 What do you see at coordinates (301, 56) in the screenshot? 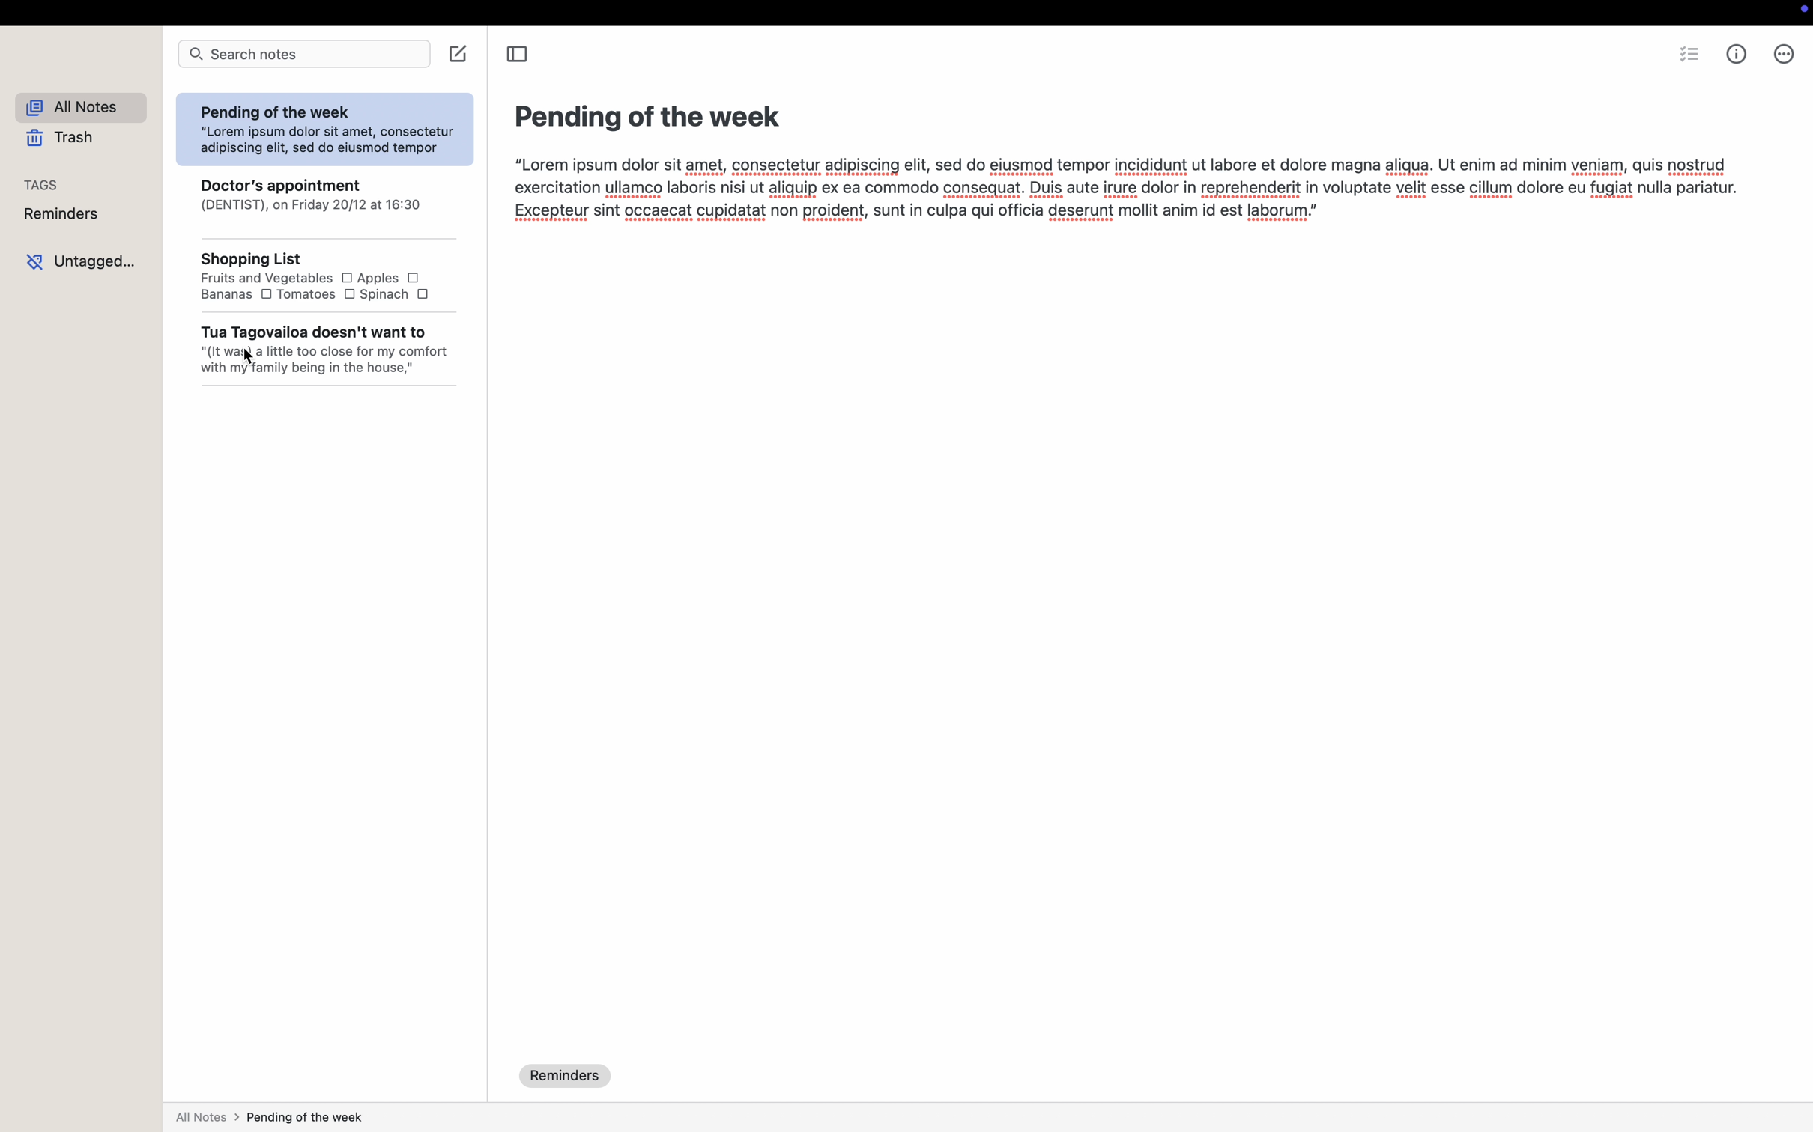
I see `search bar` at bounding box center [301, 56].